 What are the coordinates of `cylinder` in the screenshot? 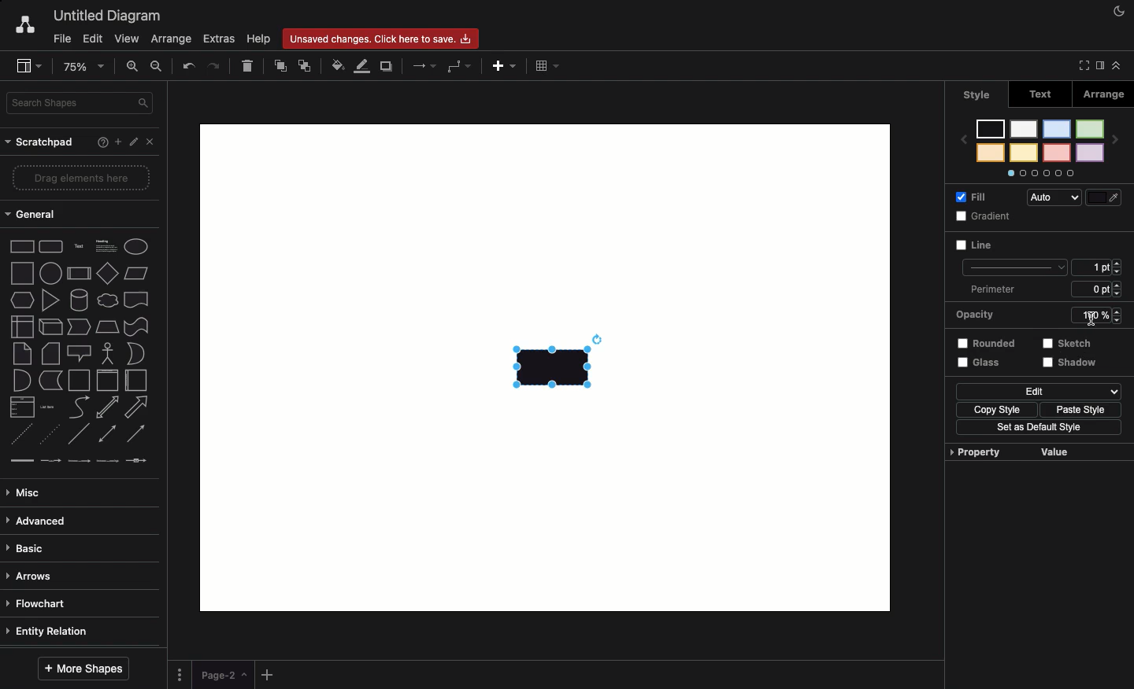 It's located at (77, 300).